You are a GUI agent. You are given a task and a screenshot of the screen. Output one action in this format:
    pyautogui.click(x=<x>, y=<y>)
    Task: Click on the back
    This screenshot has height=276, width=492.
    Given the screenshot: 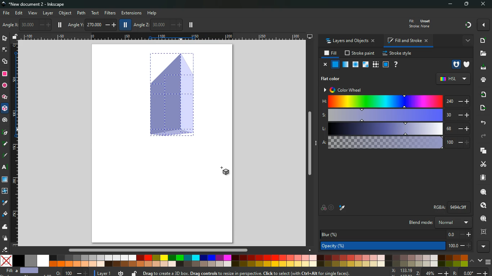 What is the action you would take?
    pyautogui.click(x=482, y=123)
    